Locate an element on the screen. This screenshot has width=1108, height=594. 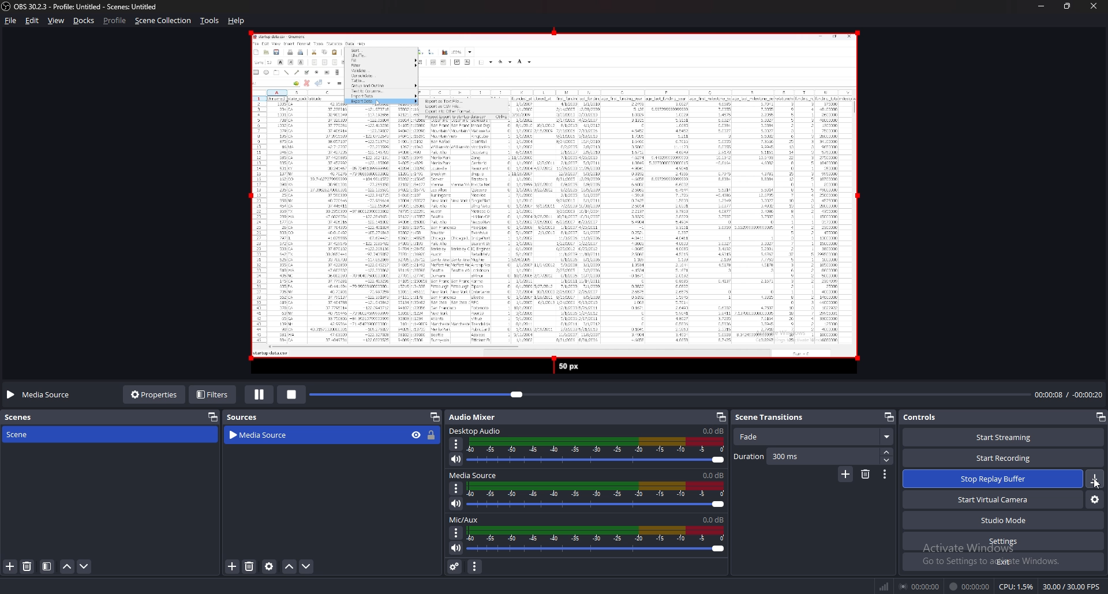
pause is located at coordinates (259, 396).